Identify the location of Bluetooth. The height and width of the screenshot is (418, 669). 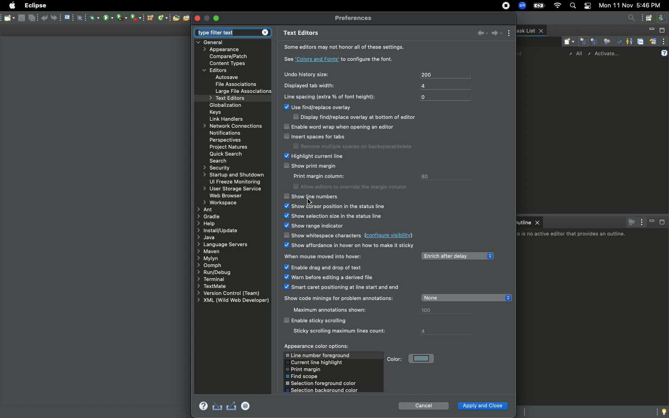
(127, 19).